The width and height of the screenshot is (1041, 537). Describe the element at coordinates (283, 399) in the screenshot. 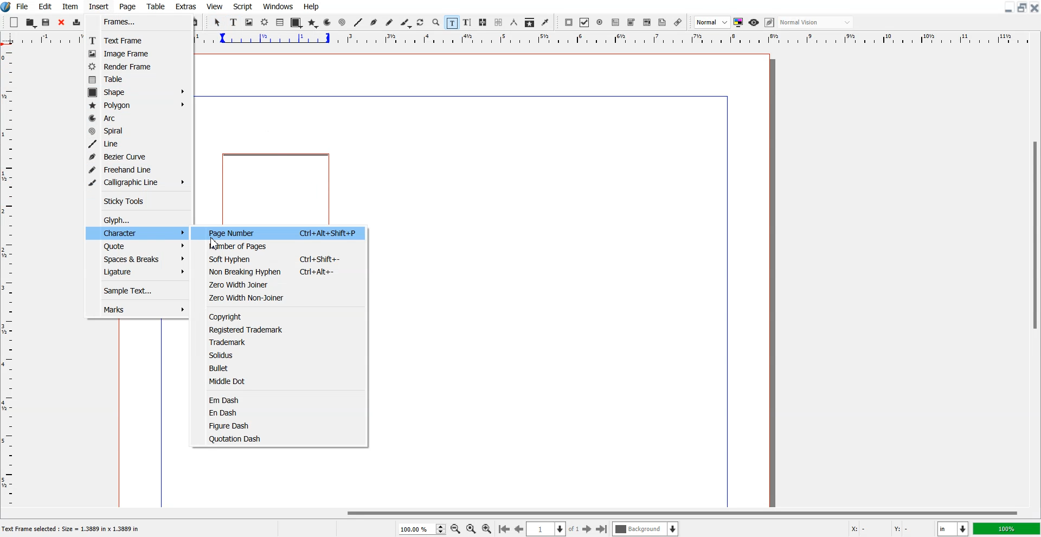

I see `Em Dash` at that location.